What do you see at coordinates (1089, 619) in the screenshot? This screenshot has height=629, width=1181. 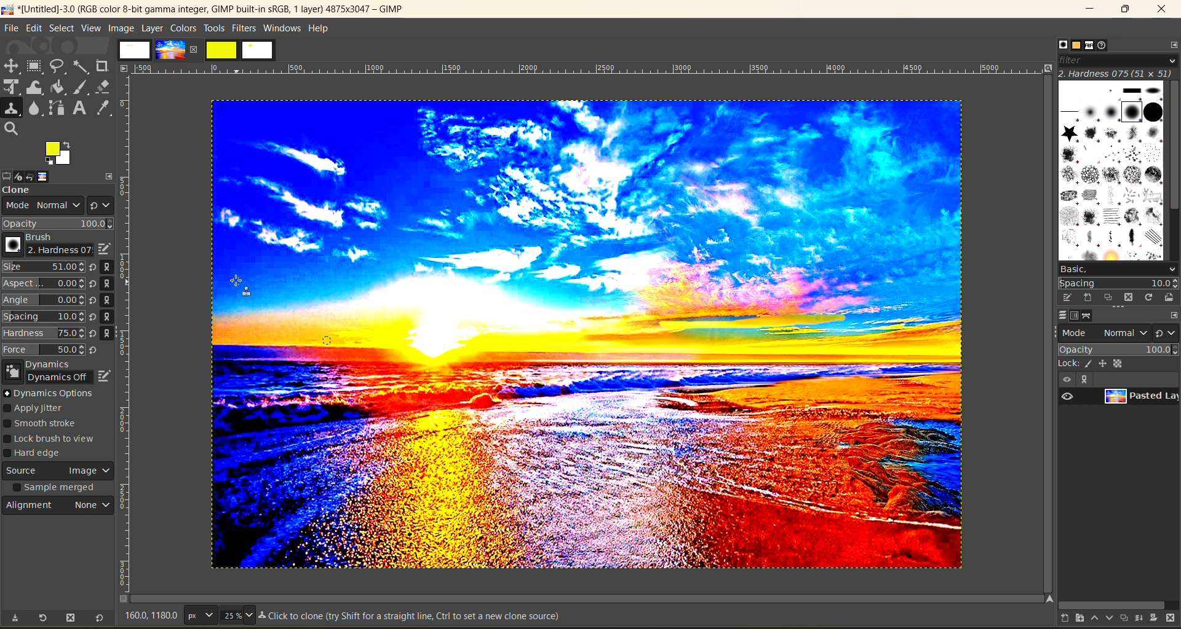 I see `raise this layer` at bounding box center [1089, 619].